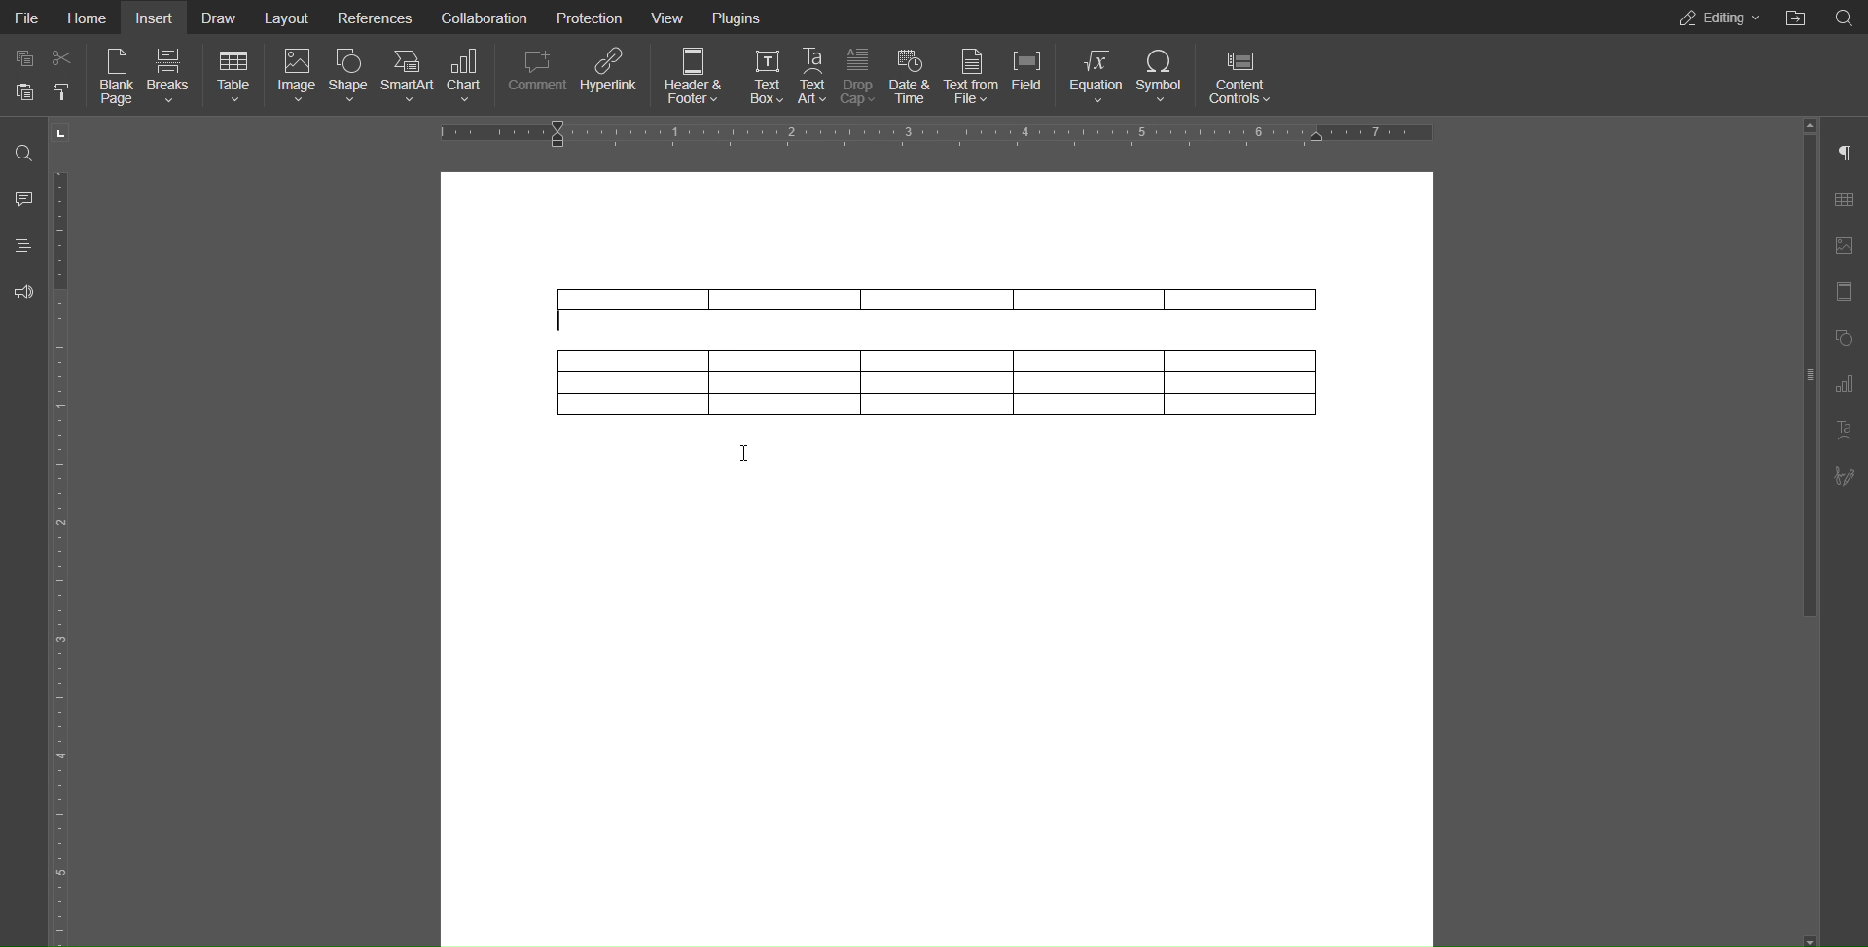 The height and width of the screenshot is (947, 1868). Describe the element at coordinates (765, 78) in the screenshot. I see `Text Box` at that location.